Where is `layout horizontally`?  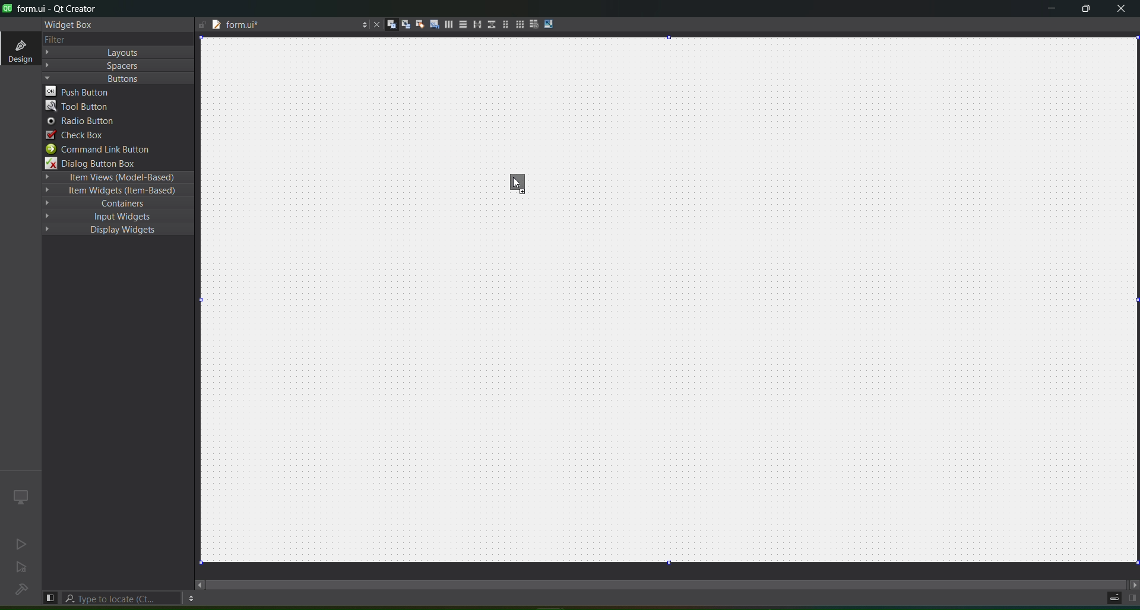 layout horizontally is located at coordinates (448, 24).